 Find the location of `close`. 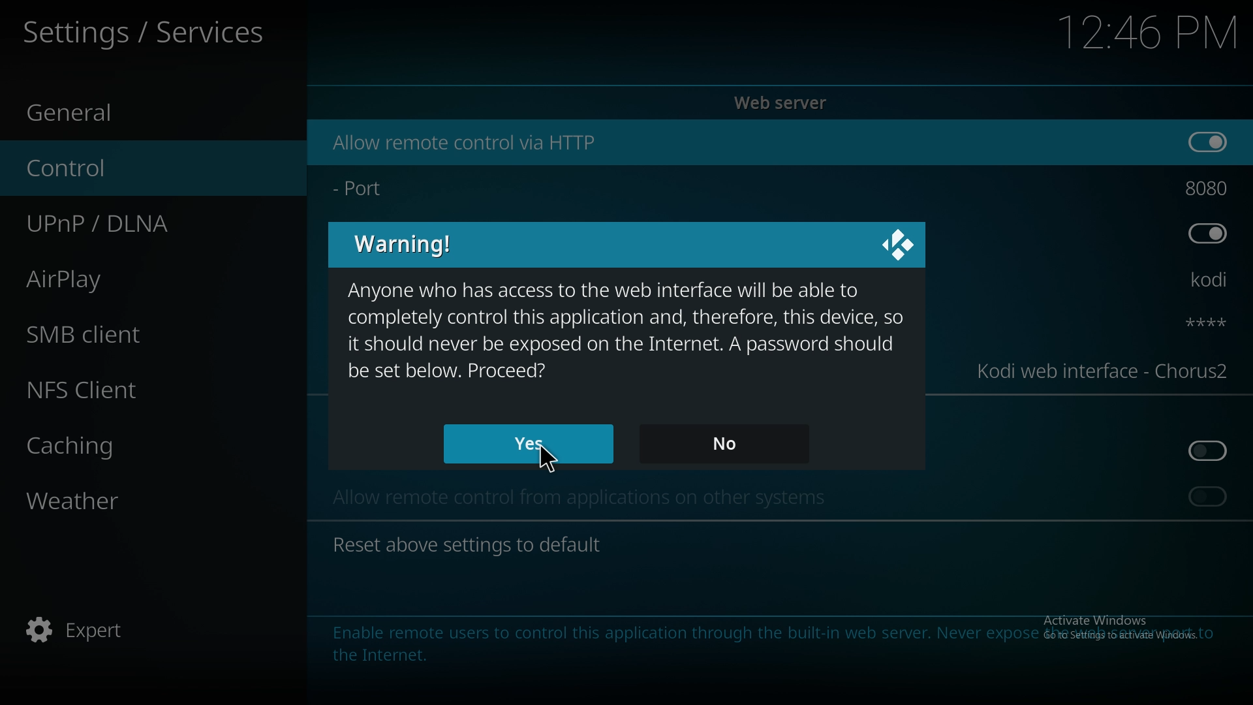

close is located at coordinates (899, 245).